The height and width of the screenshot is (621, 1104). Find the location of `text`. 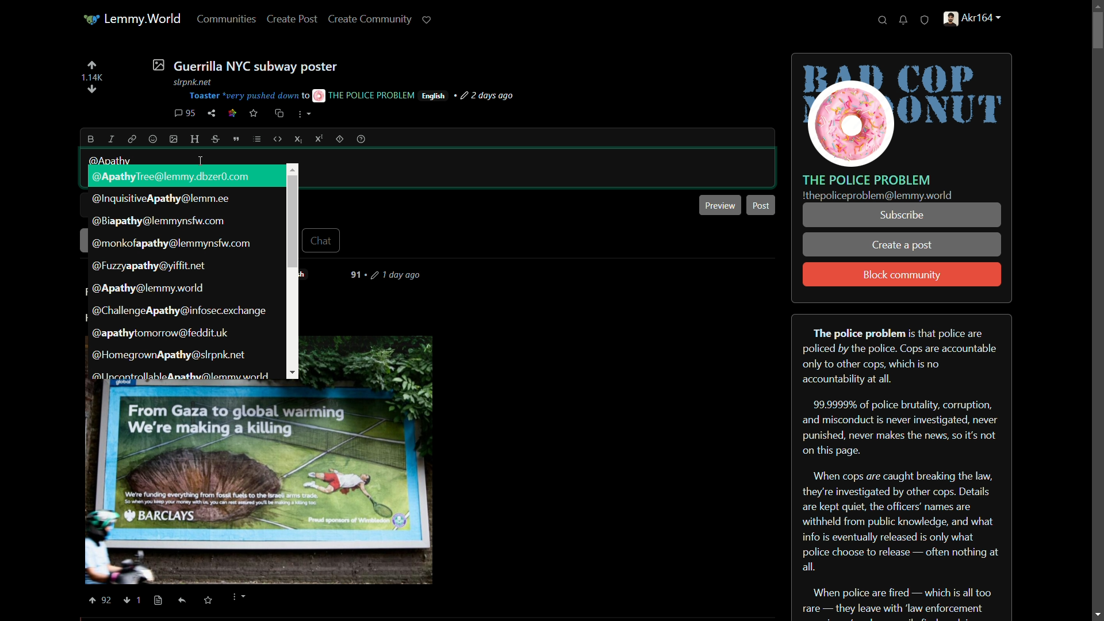

text is located at coordinates (877, 196).